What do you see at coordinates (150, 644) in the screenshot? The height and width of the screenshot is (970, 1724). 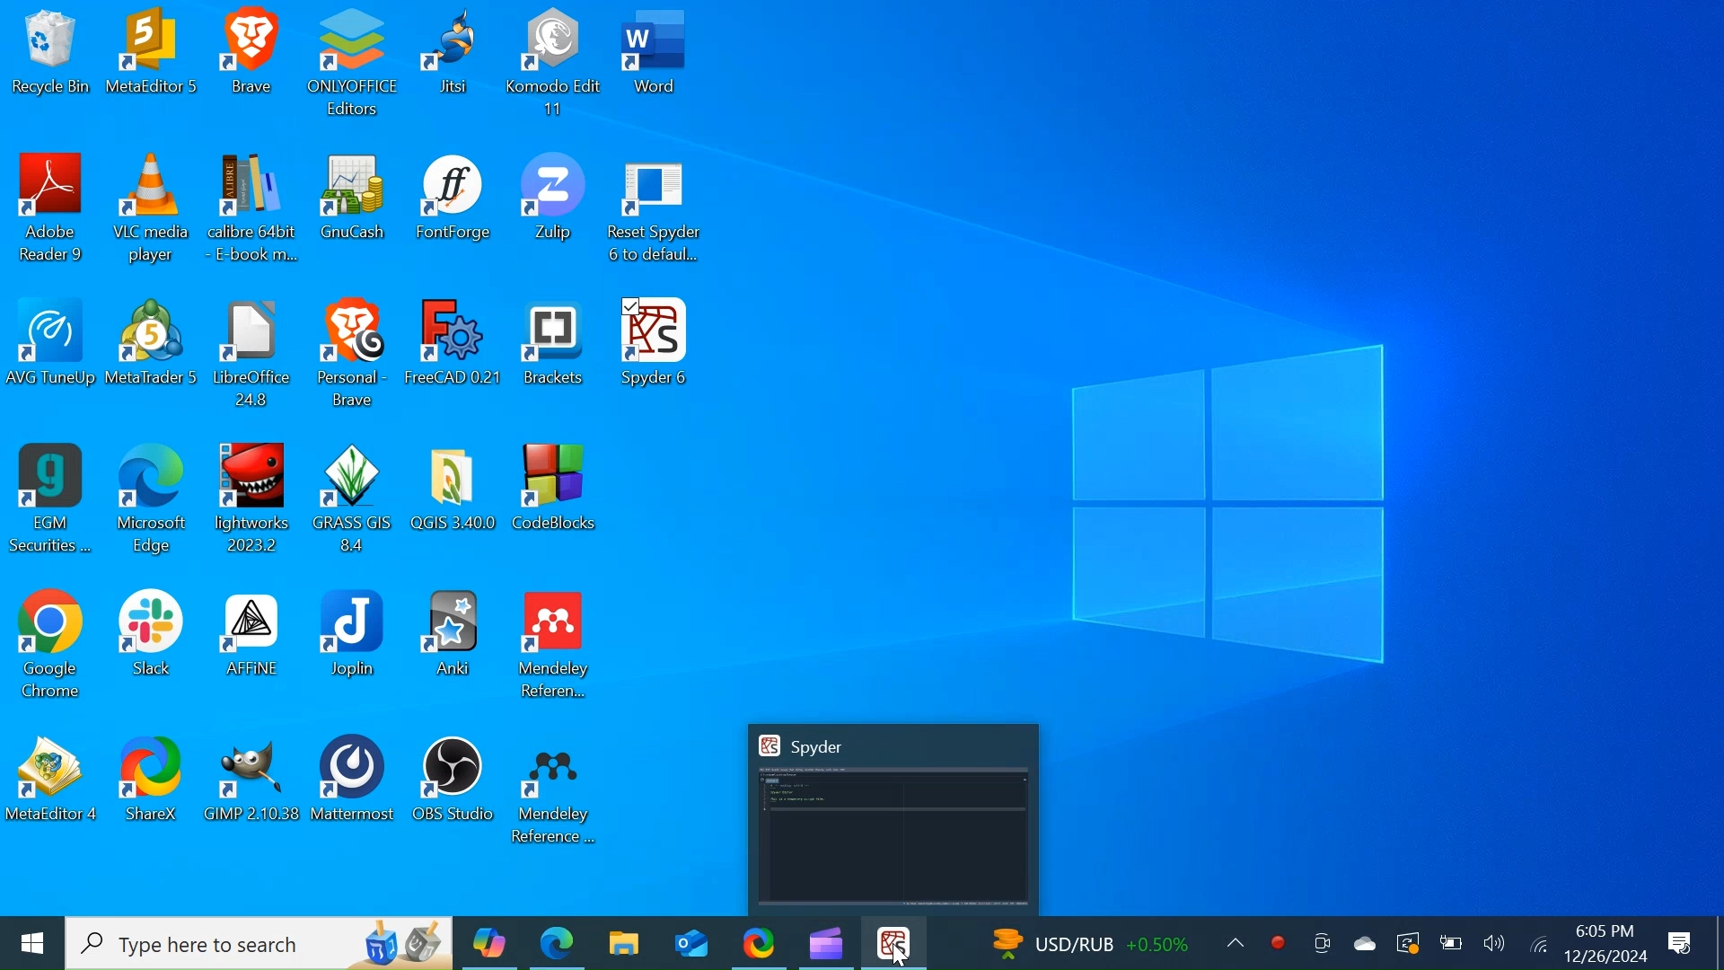 I see `slack Desktop Icon` at bounding box center [150, 644].